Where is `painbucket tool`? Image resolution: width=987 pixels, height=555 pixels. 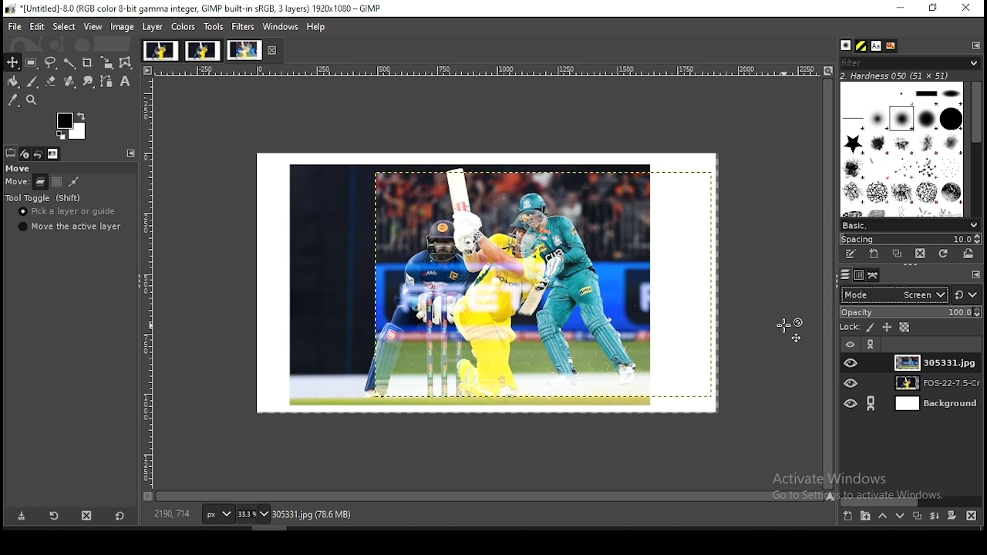
painbucket tool is located at coordinates (15, 81).